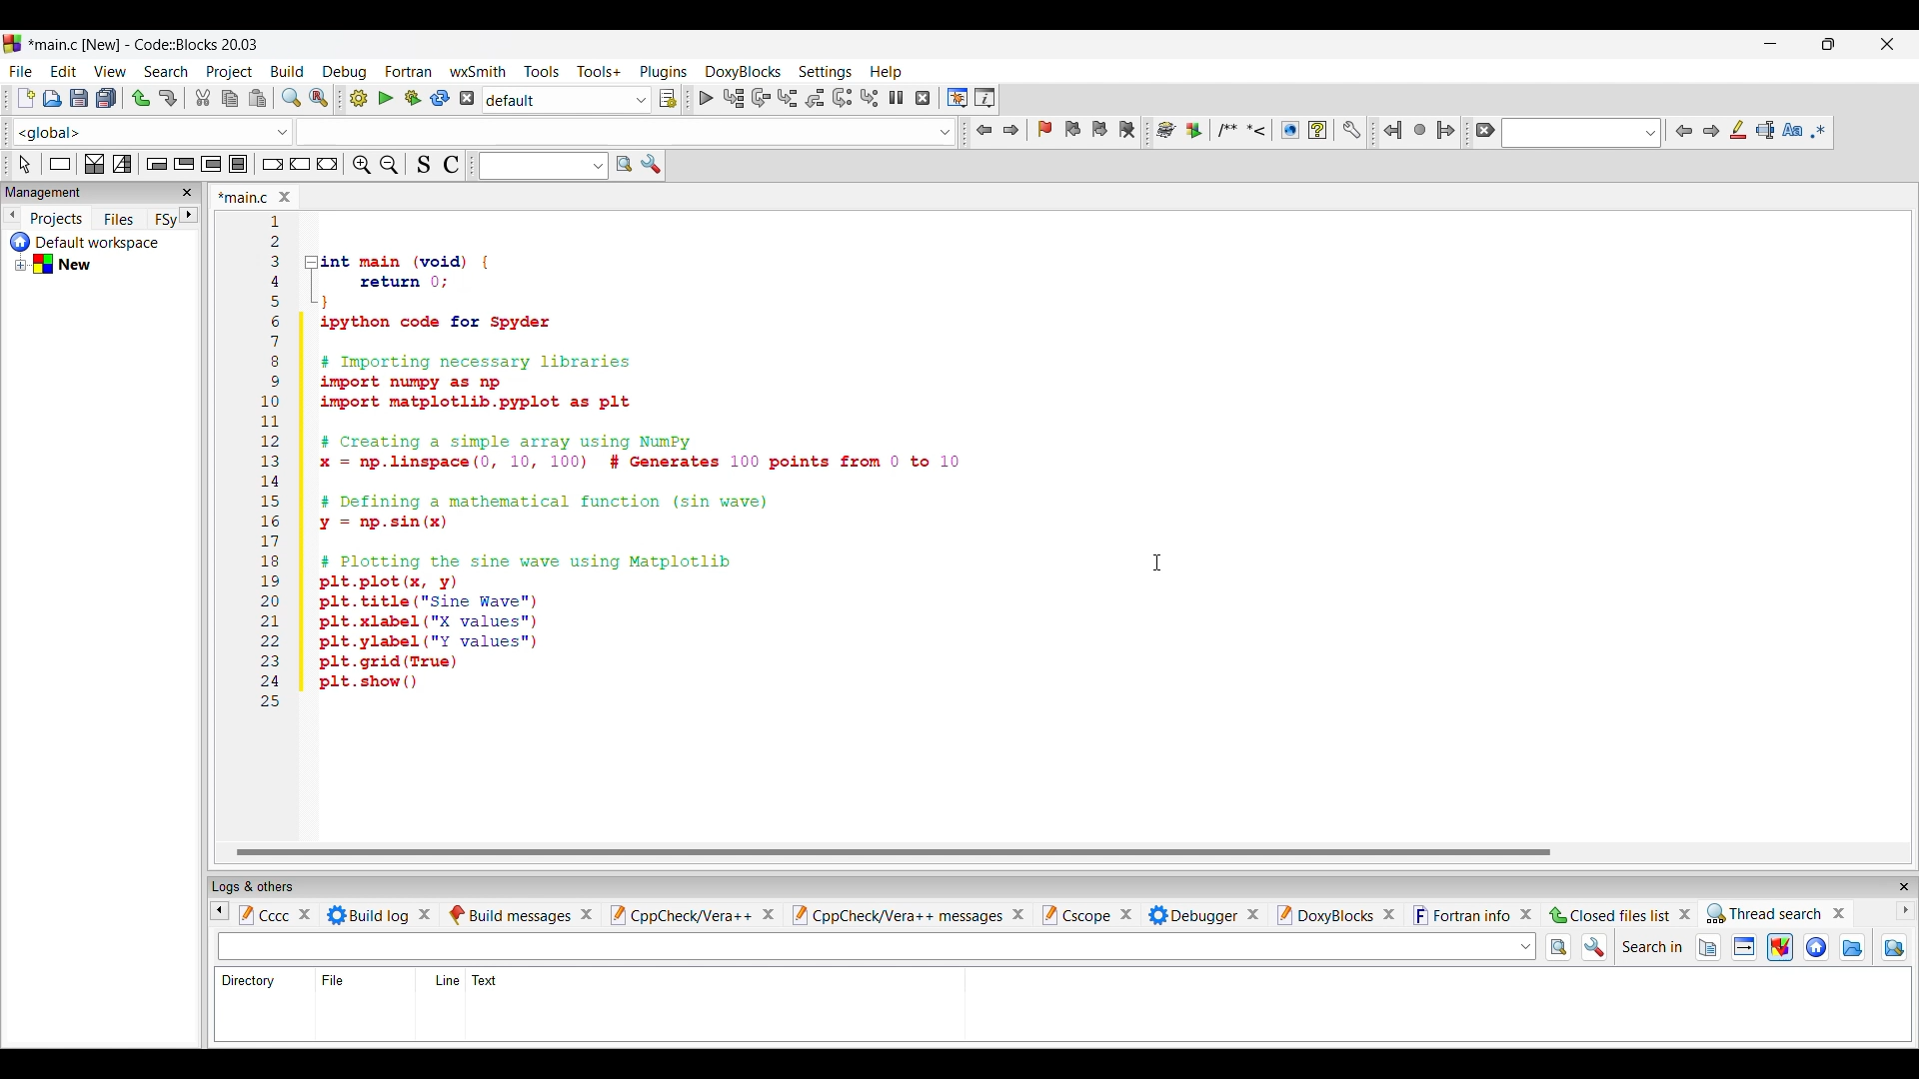  I want to click on cursor, so click(120, 86).